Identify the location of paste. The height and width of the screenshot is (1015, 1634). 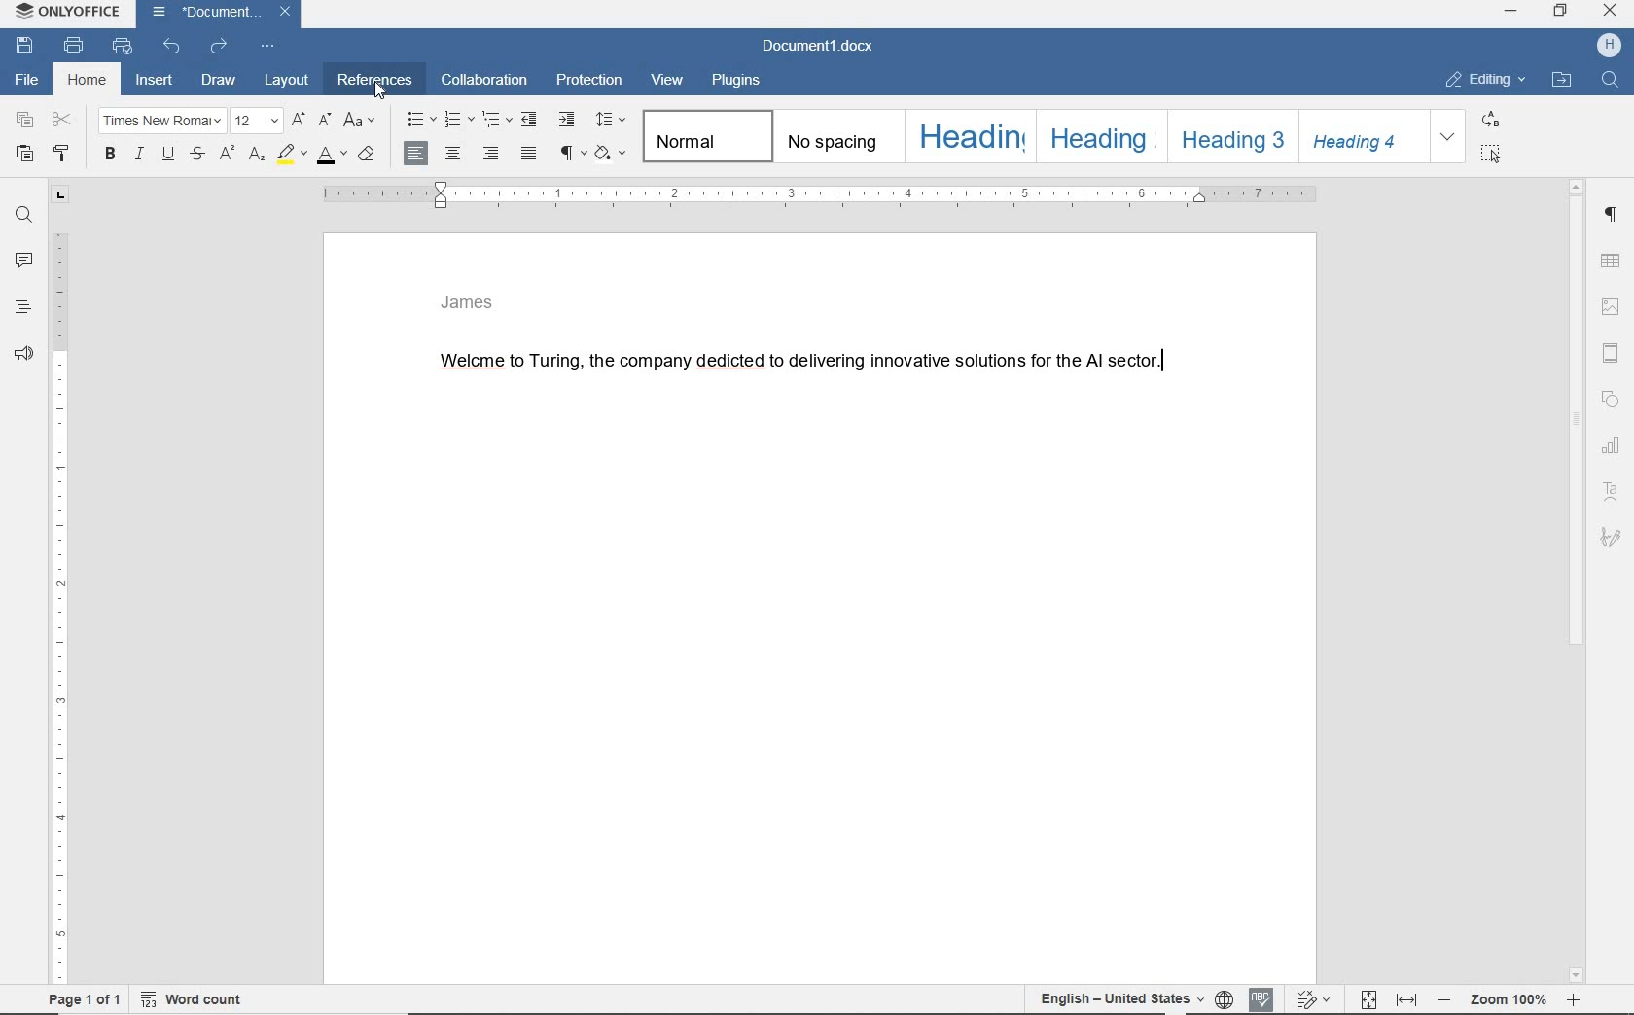
(22, 155).